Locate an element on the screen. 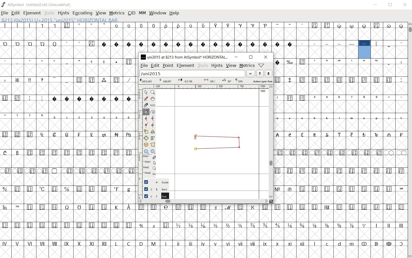 Image resolution: width=412 pixels, height=258 pixels. EDIT is located at coordinates (15, 13).